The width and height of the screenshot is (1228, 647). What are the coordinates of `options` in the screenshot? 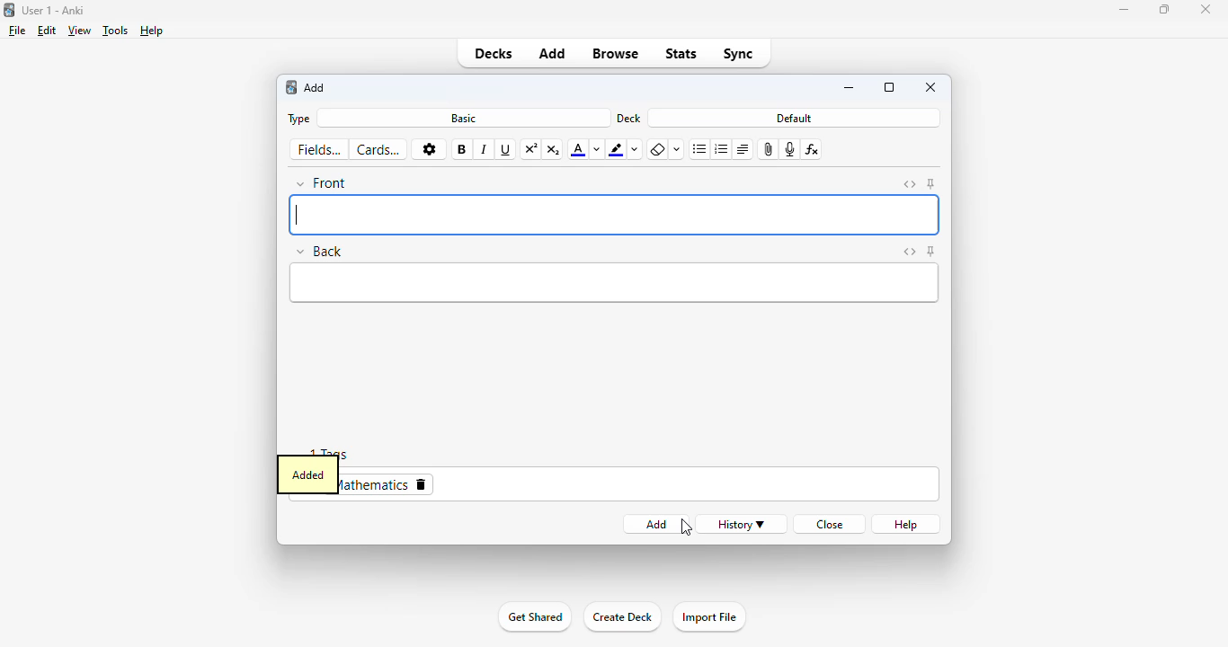 It's located at (429, 150).